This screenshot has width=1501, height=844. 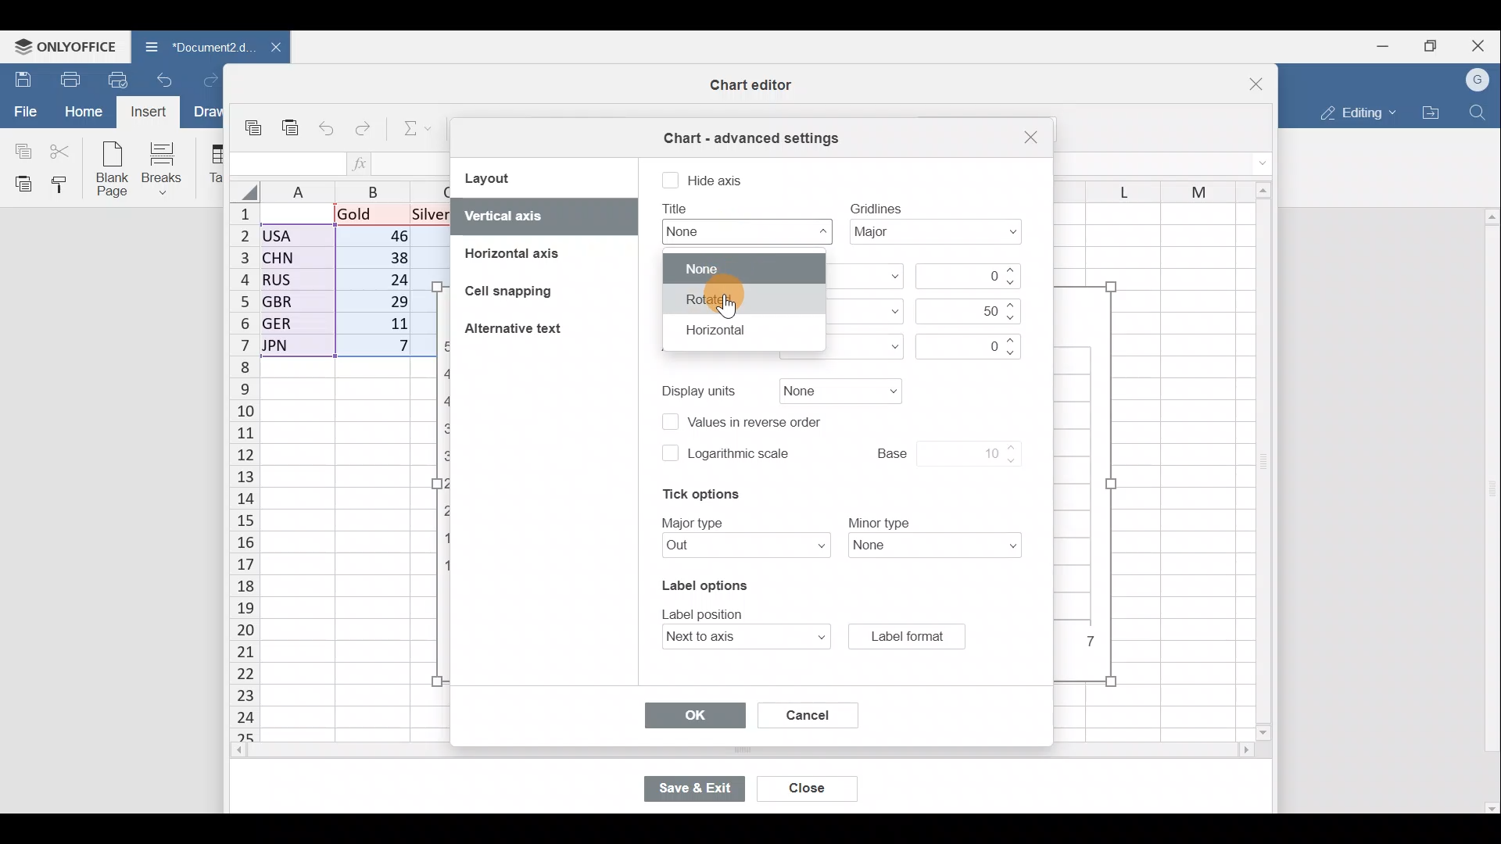 What do you see at coordinates (507, 178) in the screenshot?
I see `Layout` at bounding box center [507, 178].